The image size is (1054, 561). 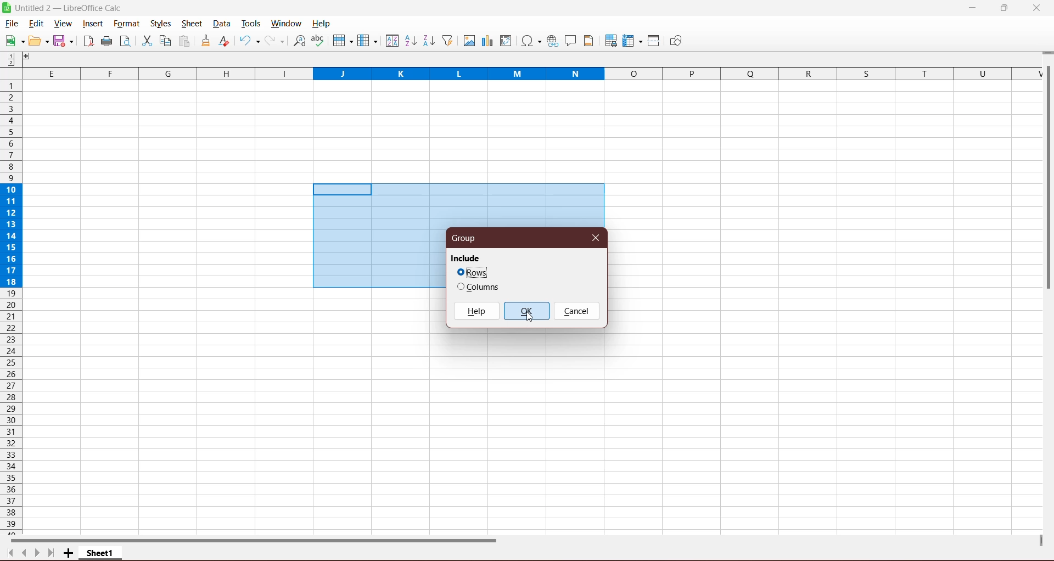 What do you see at coordinates (341, 42) in the screenshot?
I see `Rows` at bounding box center [341, 42].